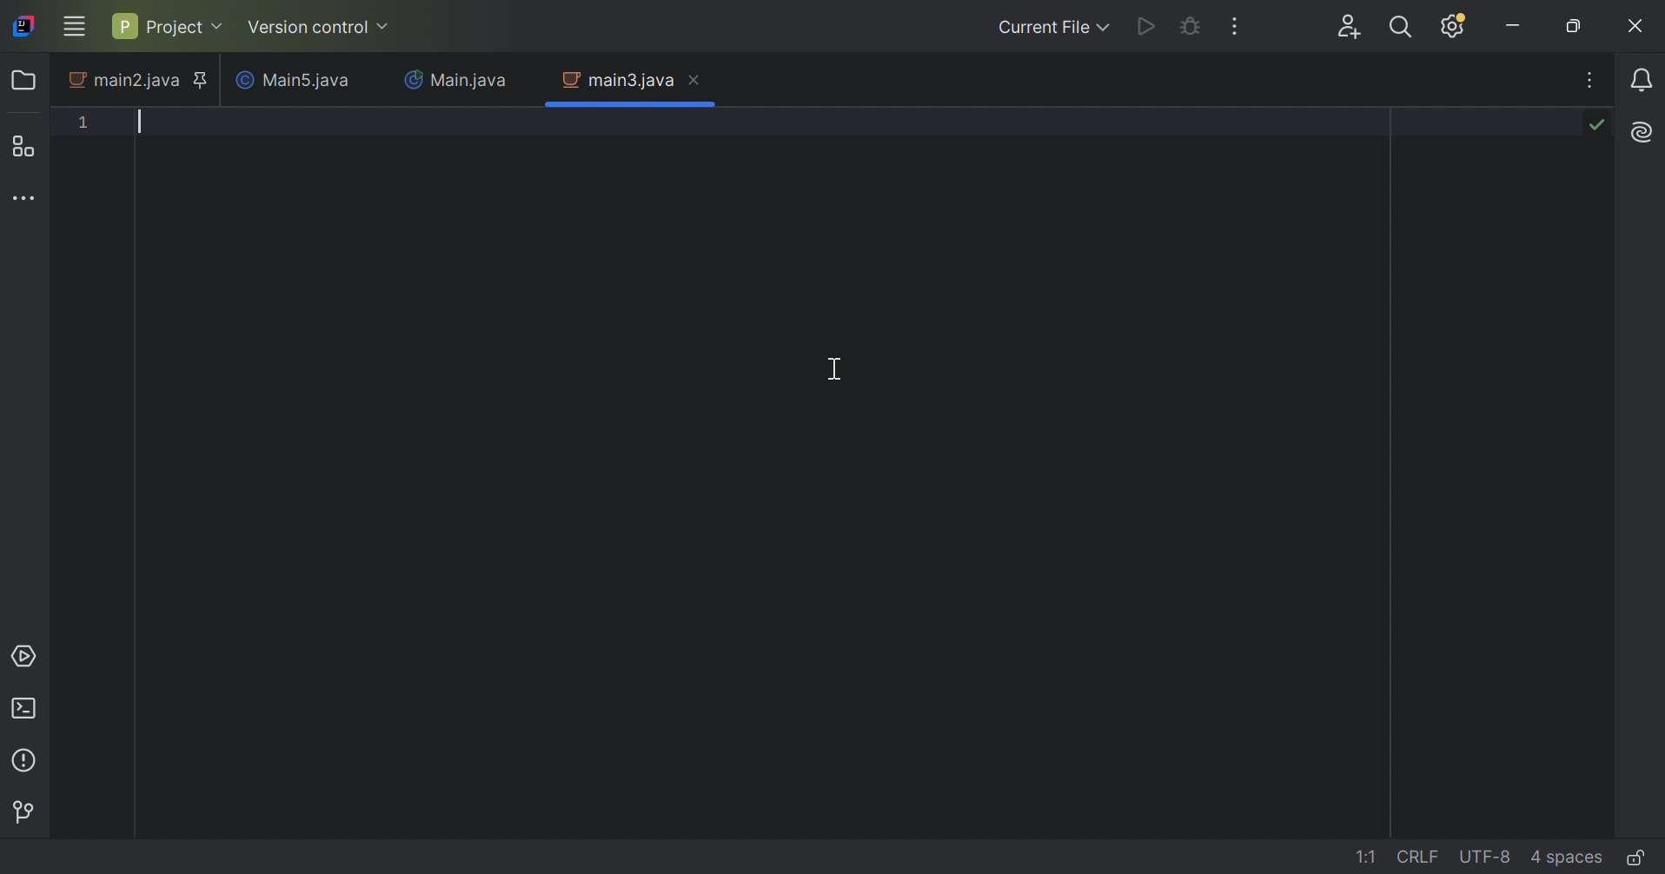 The image size is (1665, 874). What do you see at coordinates (21, 811) in the screenshot?
I see `Version control` at bounding box center [21, 811].